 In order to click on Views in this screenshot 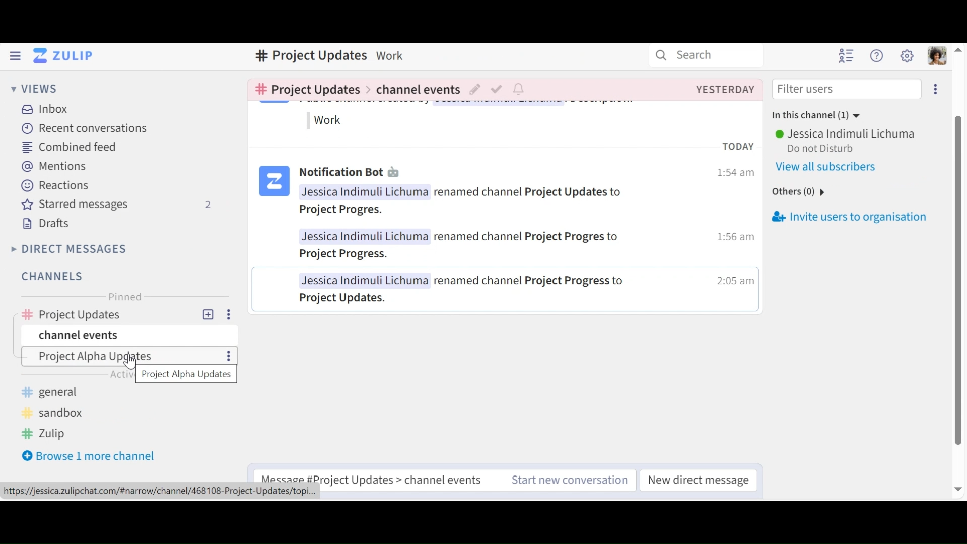, I will do `click(35, 89)`.